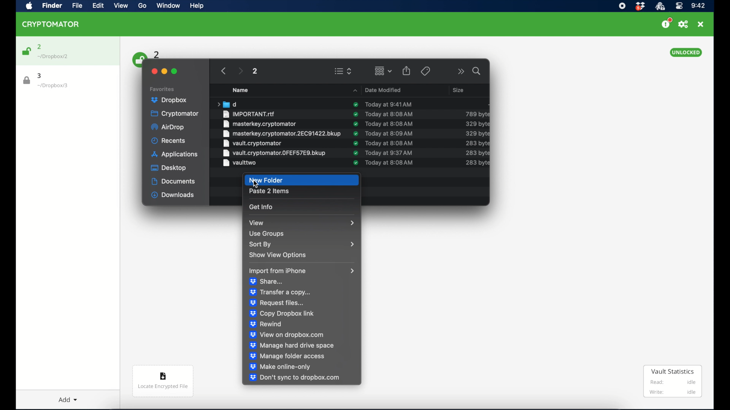 This screenshot has height=410, width=730. What do you see at coordinates (356, 133) in the screenshot?
I see `sync` at bounding box center [356, 133].